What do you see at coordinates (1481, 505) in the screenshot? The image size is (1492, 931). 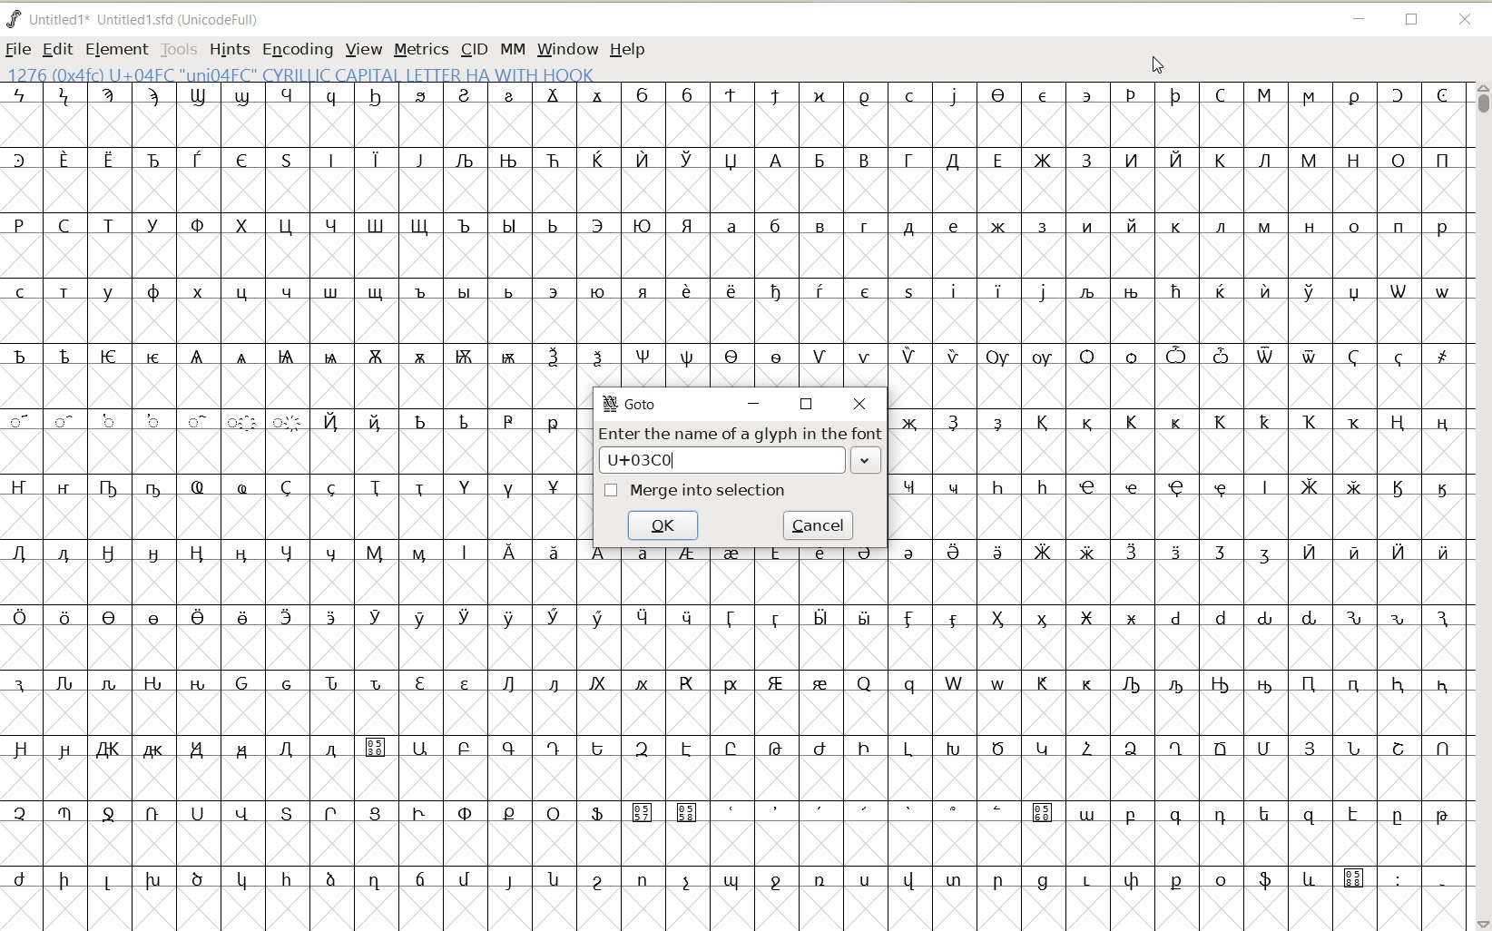 I see `SCROLLBAR` at bounding box center [1481, 505].